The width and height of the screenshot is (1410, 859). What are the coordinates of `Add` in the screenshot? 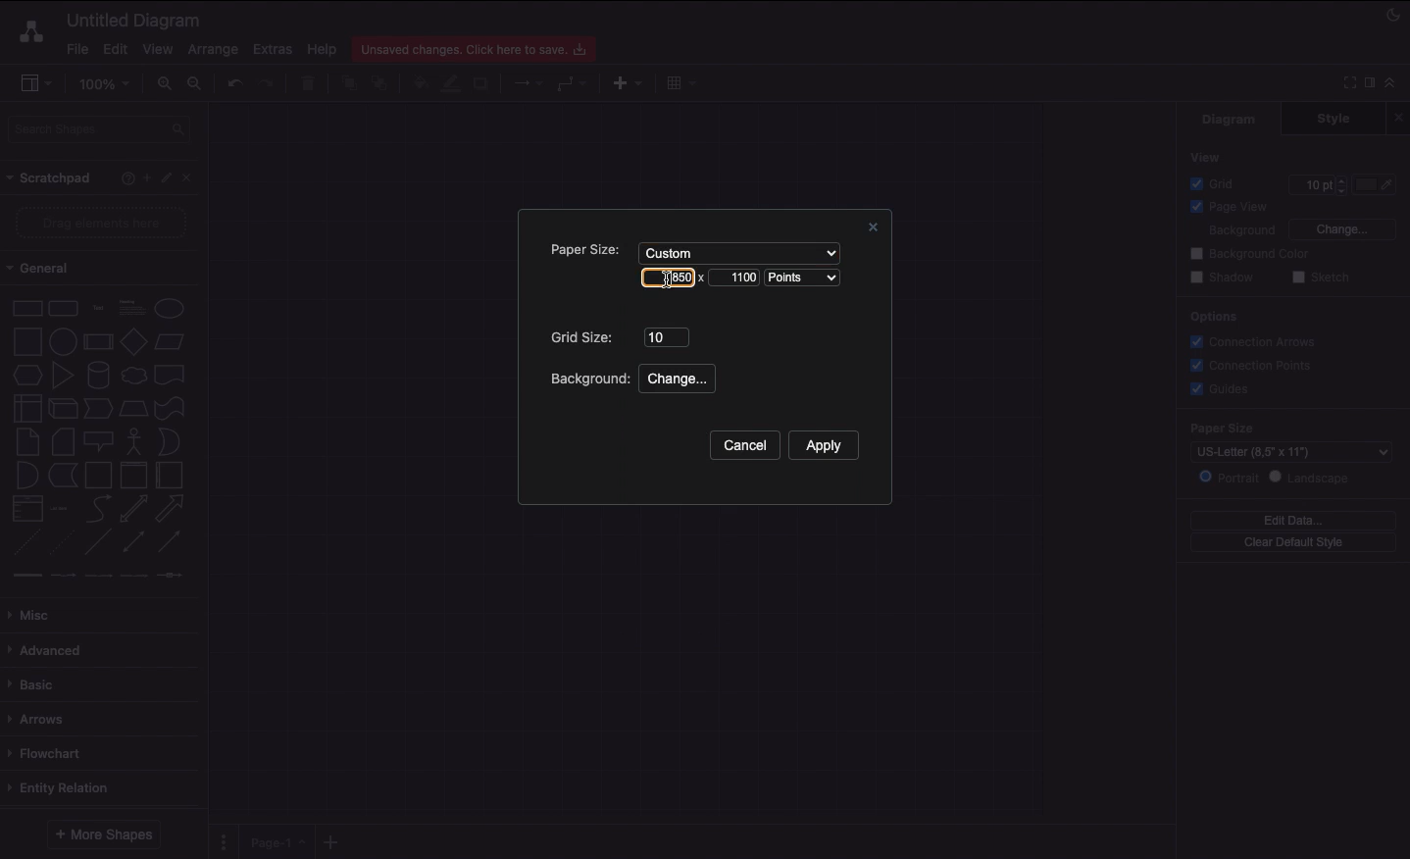 It's located at (146, 177).